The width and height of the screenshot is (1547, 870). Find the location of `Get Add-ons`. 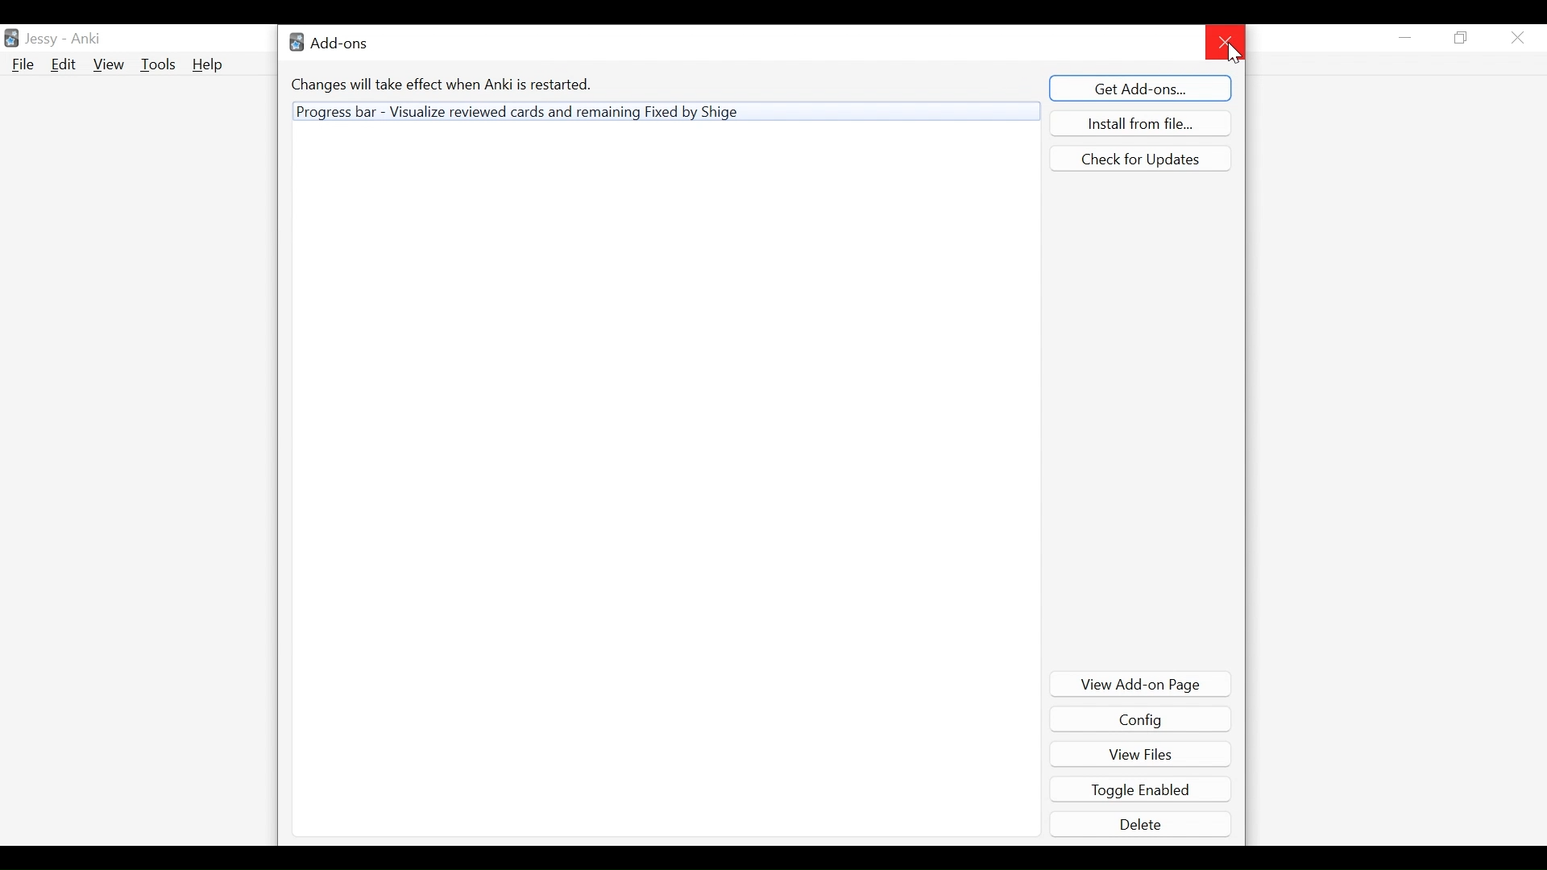

Get Add-ons is located at coordinates (1143, 87).